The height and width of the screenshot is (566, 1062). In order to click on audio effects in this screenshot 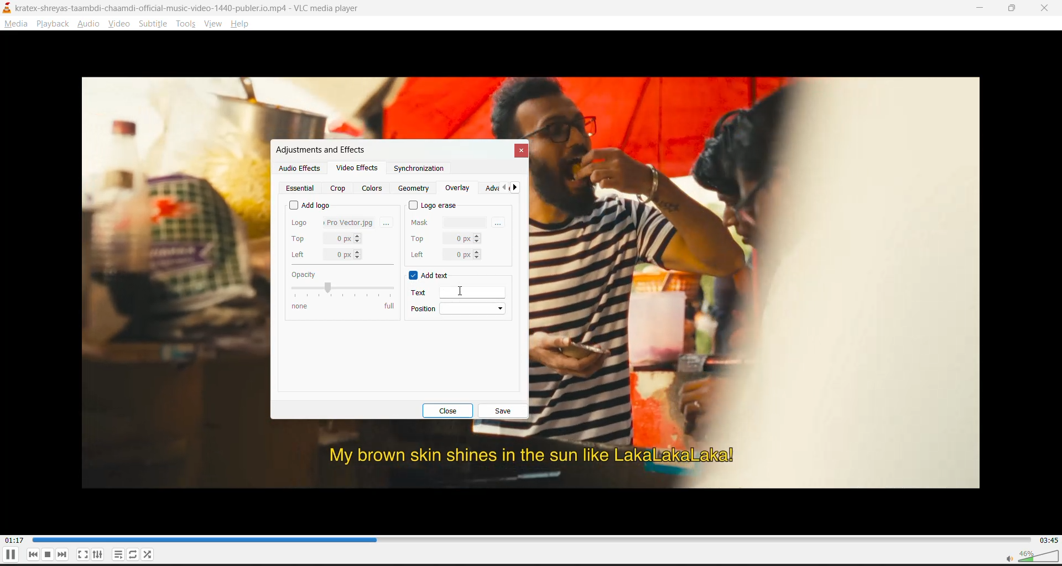, I will do `click(299, 168)`.